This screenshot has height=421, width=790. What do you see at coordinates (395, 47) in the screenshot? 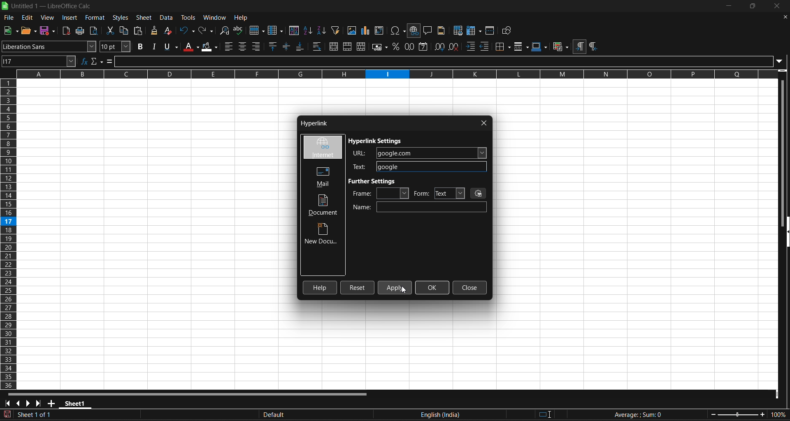
I see `format as percent` at bounding box center [395, 47].